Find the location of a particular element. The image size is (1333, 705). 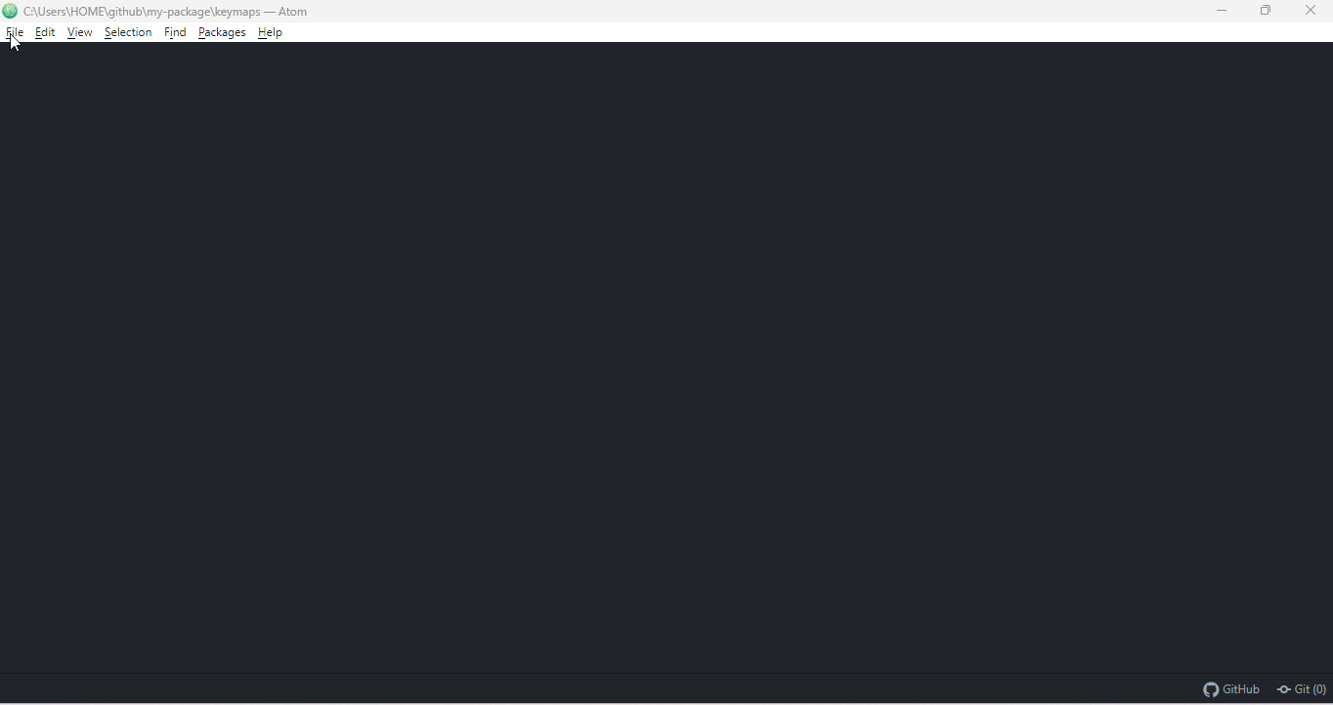

selection is located at coordinates (131, 32).